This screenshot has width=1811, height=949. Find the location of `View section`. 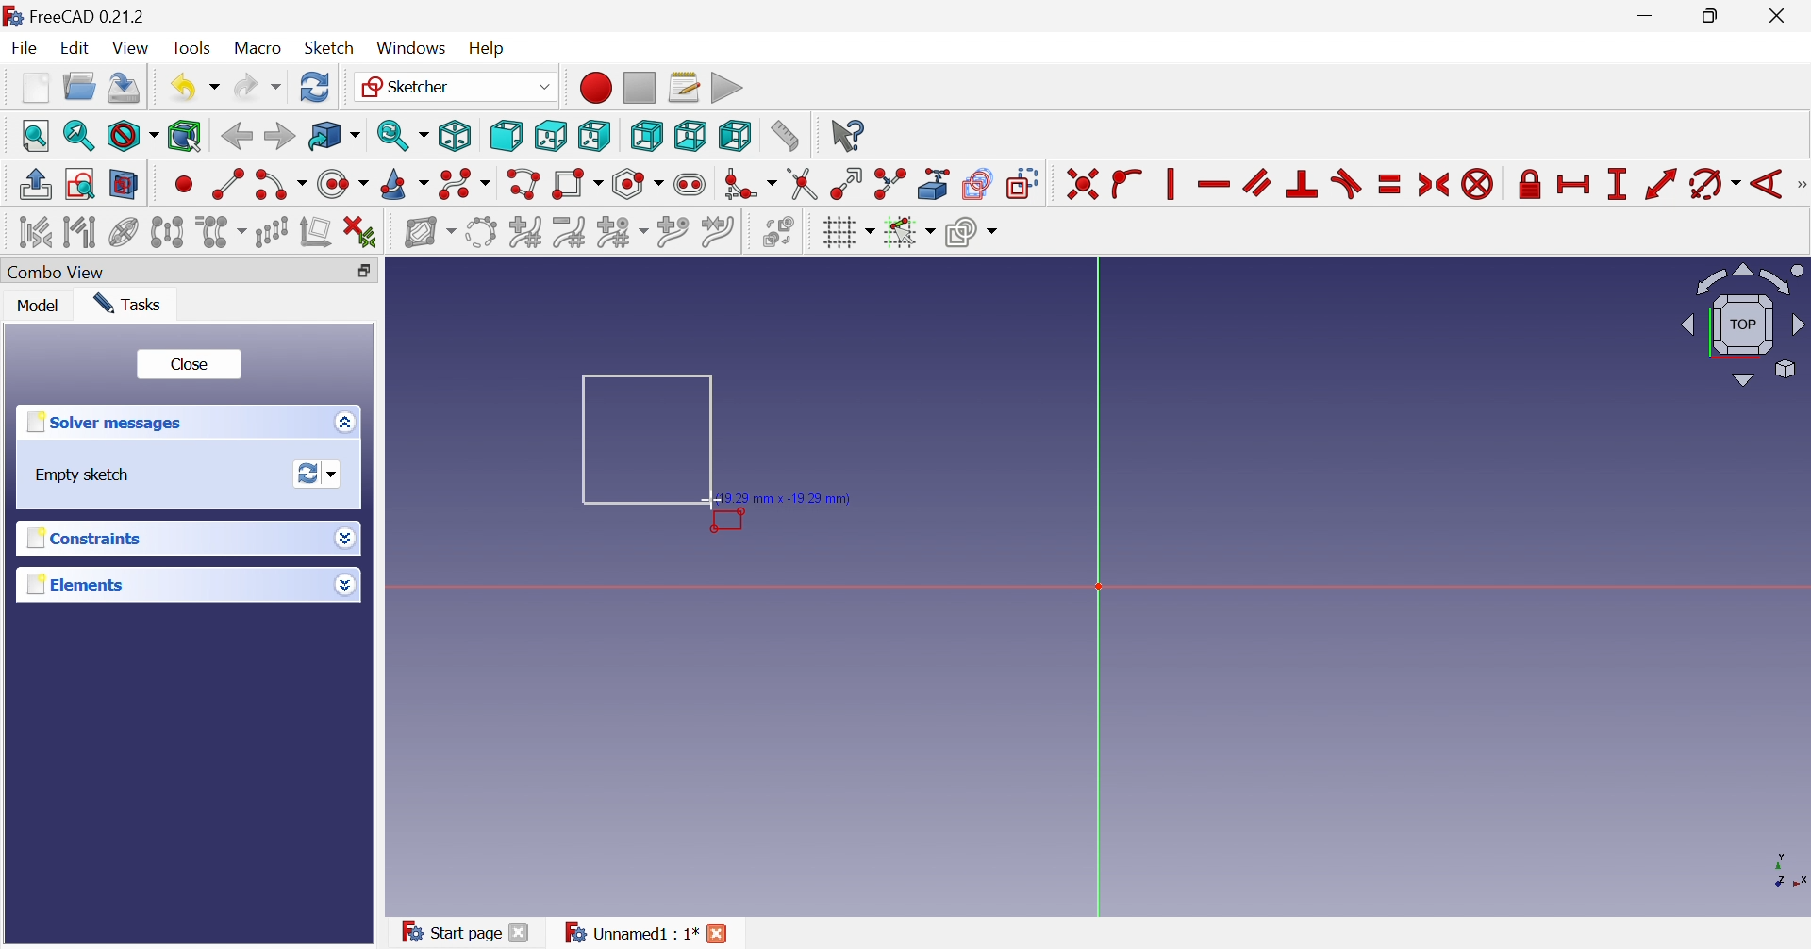

View section is located at coordinates (124, 185).